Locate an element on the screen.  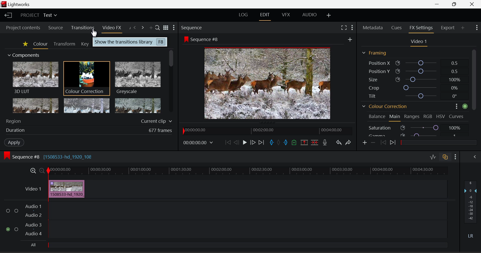
Video Settings is located at coordinates (418, 42).